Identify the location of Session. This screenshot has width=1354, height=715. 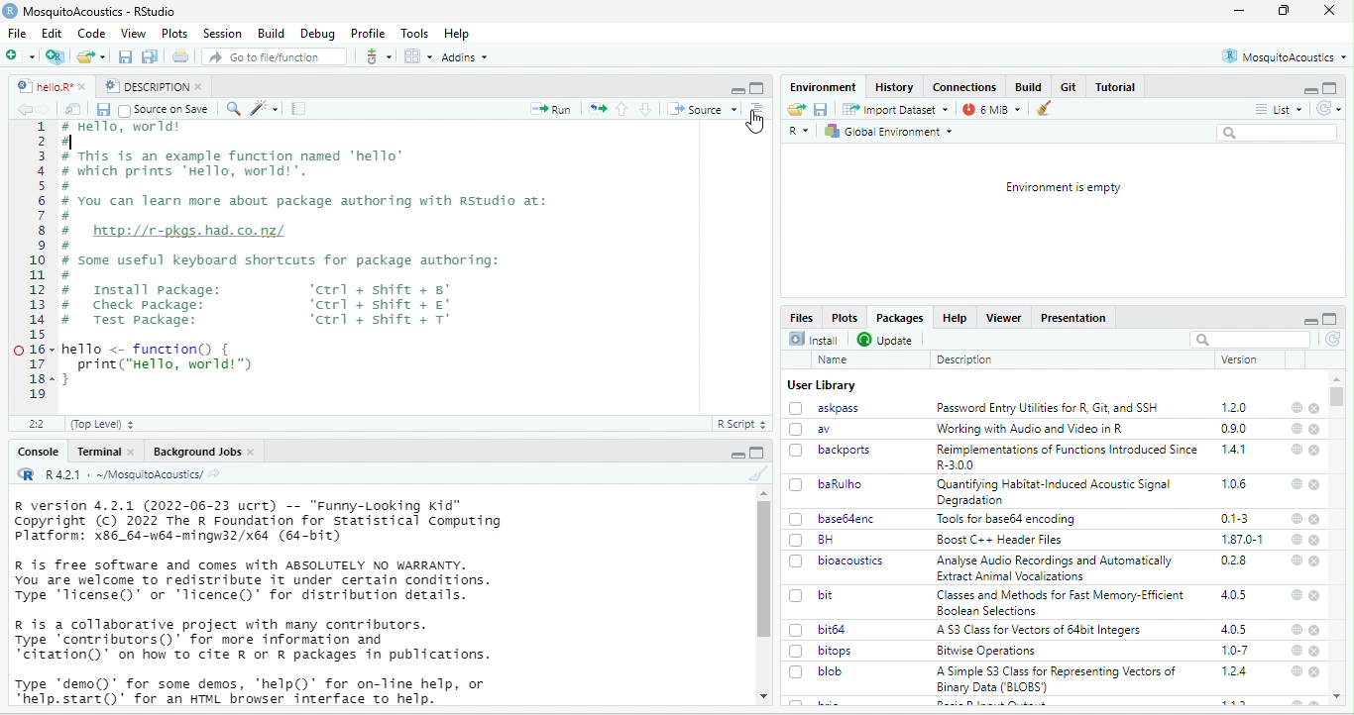
(222, 34).